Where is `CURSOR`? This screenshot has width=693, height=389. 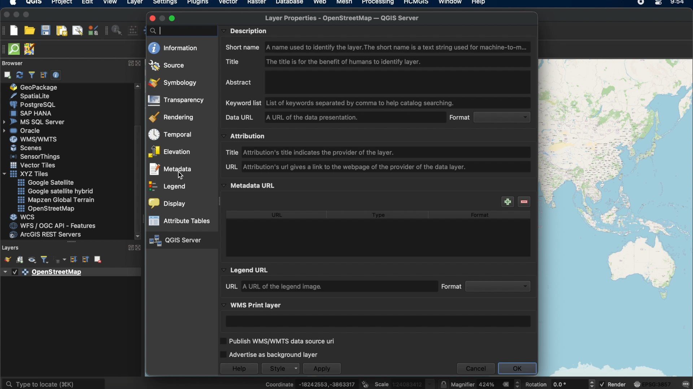
CURSOR is located at coordinates (182, 176).